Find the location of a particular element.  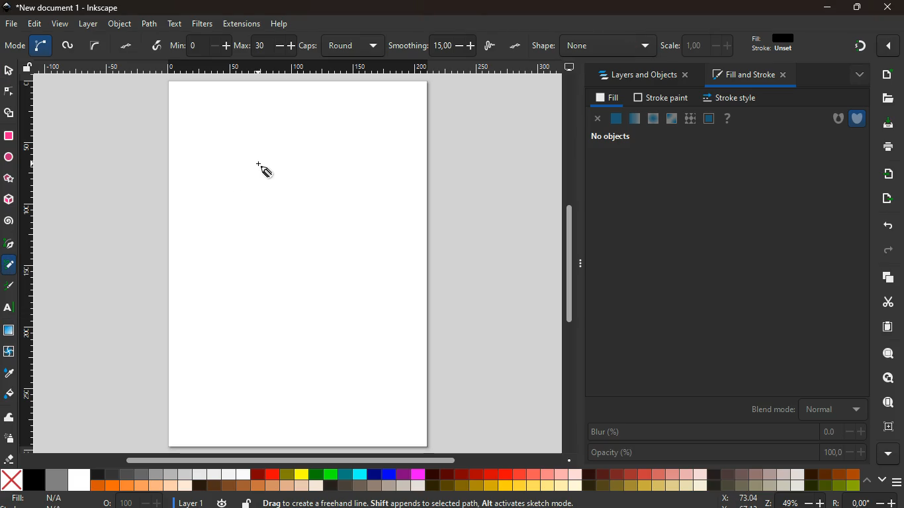

shapes is located at coordinates (10, 114).